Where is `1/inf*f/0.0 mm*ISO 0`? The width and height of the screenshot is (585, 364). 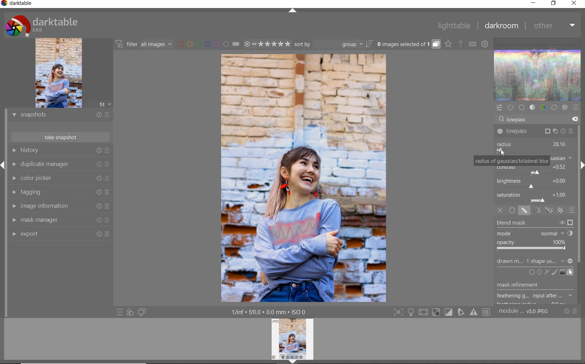 1/inf*f/0.0 mm*ISO 0 is located at coordinates (271, 312).